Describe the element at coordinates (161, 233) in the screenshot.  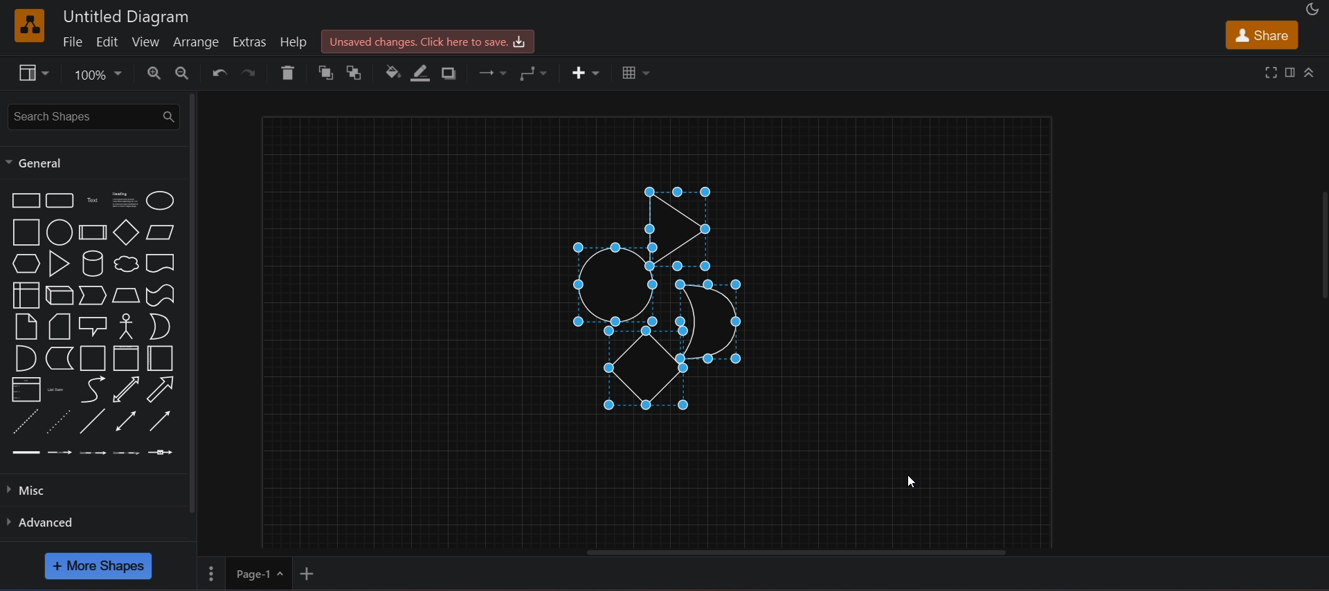
I see `parallelogram` at that location.